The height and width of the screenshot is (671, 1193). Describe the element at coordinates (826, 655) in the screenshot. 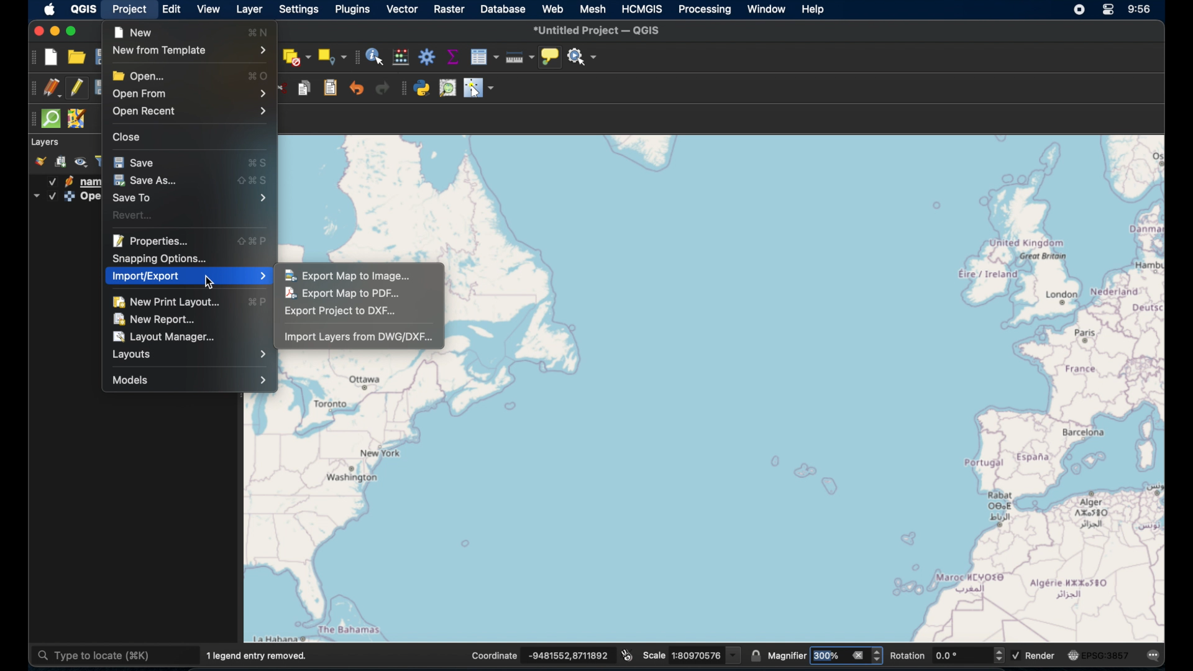

I see `magnifier` at that location.